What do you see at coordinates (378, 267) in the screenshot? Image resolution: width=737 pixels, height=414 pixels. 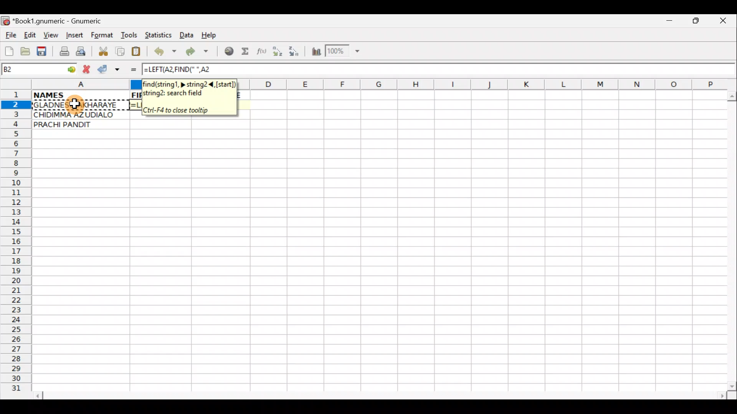 I see `Cells` at bounding box center [378, 267].